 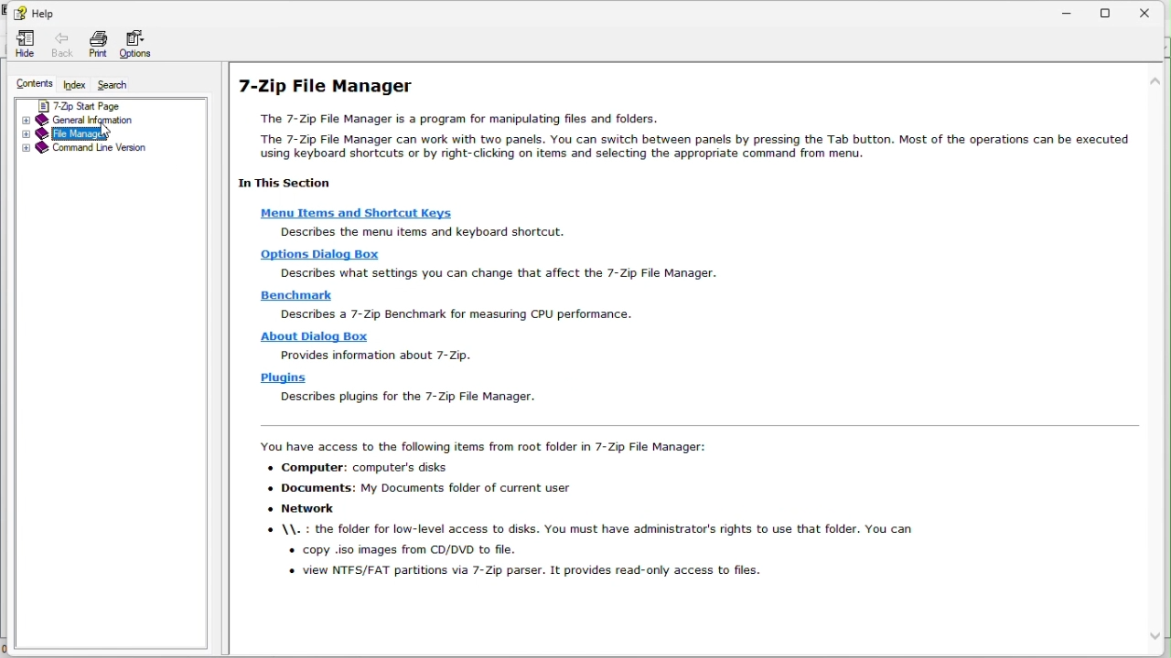 What do you see at coordinates (102, 133) in the screenshot?
I see `cursor` at bounding box center [102, 133].